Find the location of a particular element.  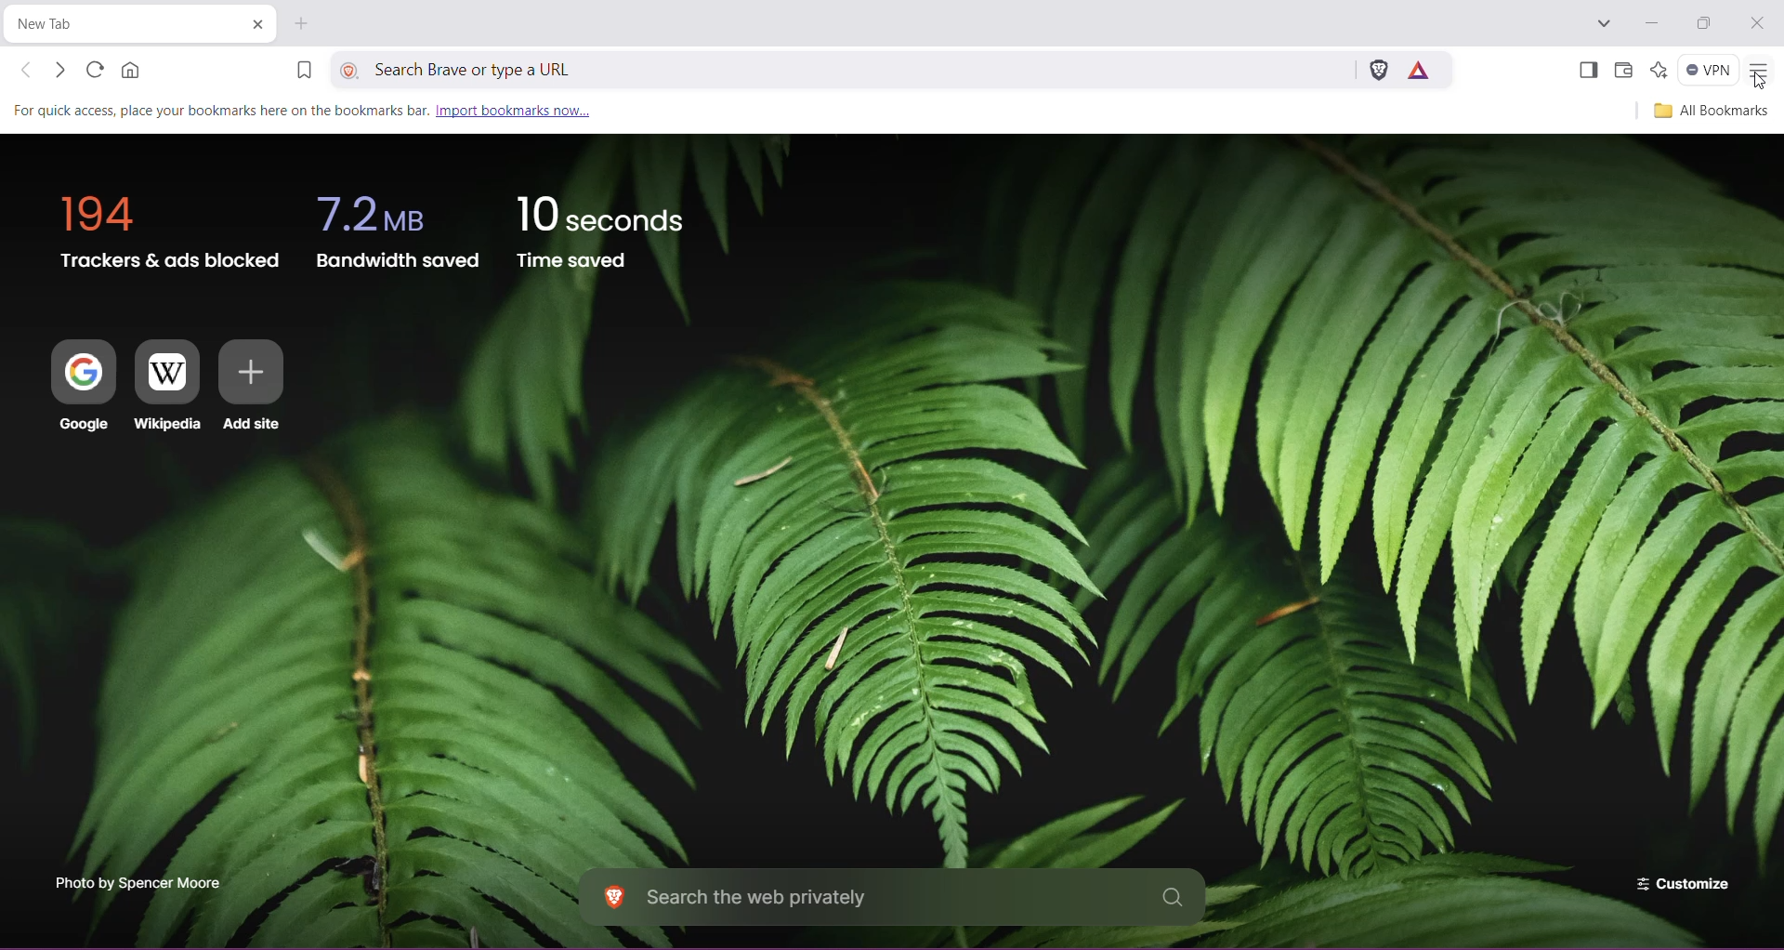

Show Sidebar is located at coordinates (1586, 72).